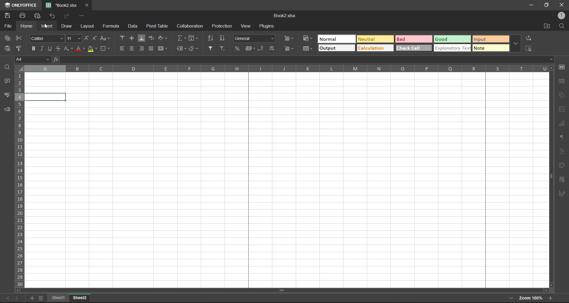 The height and width of the screenshot is (303, 569). I want to click on clear, so click(194, 49).